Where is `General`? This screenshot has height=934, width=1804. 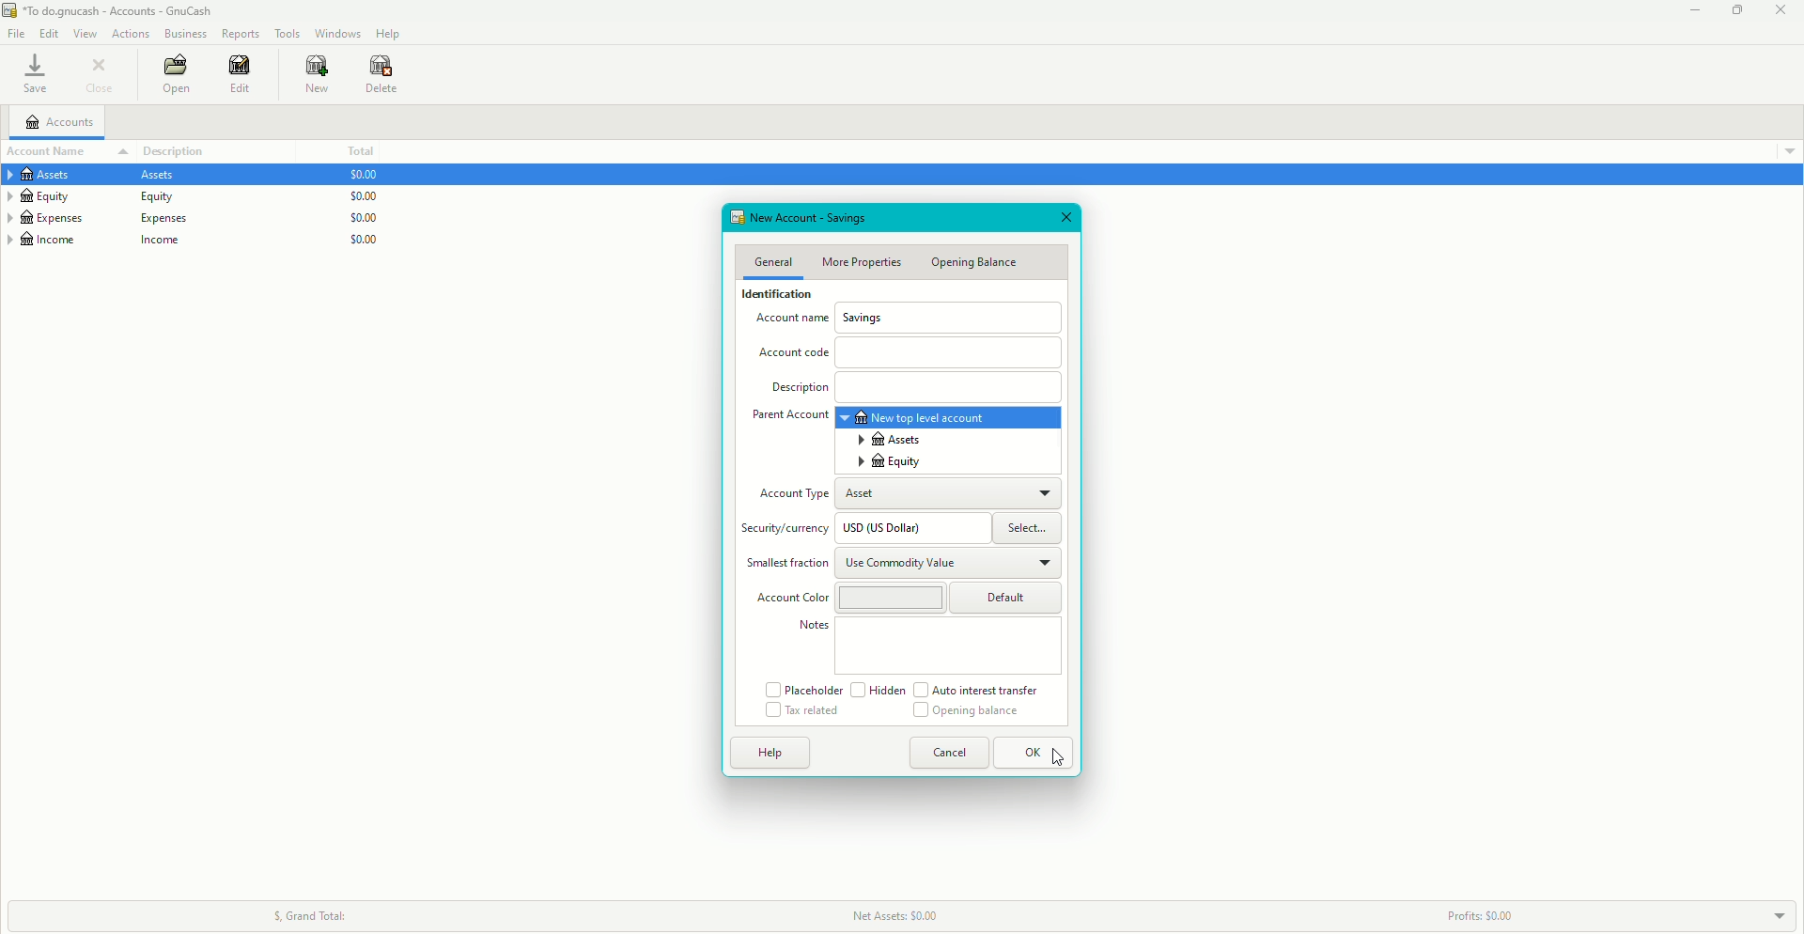 General is located at coordinates (772, 261).